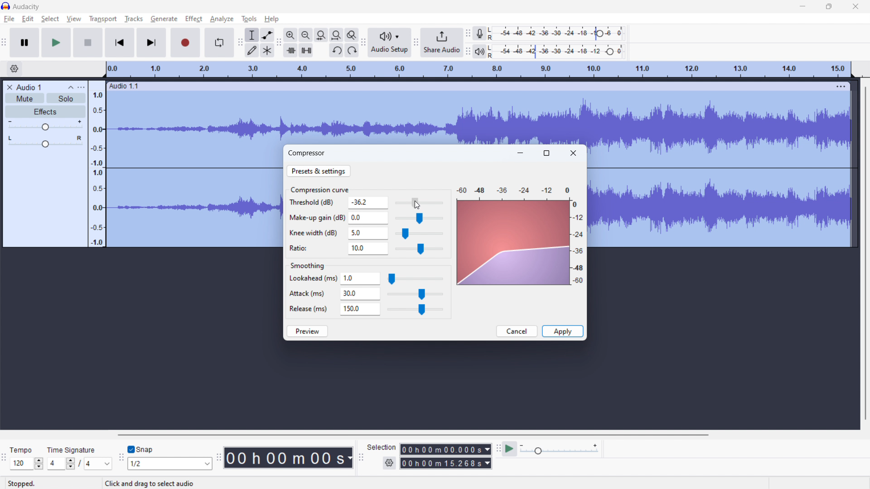  I want to click on effect, so click(194, 19).